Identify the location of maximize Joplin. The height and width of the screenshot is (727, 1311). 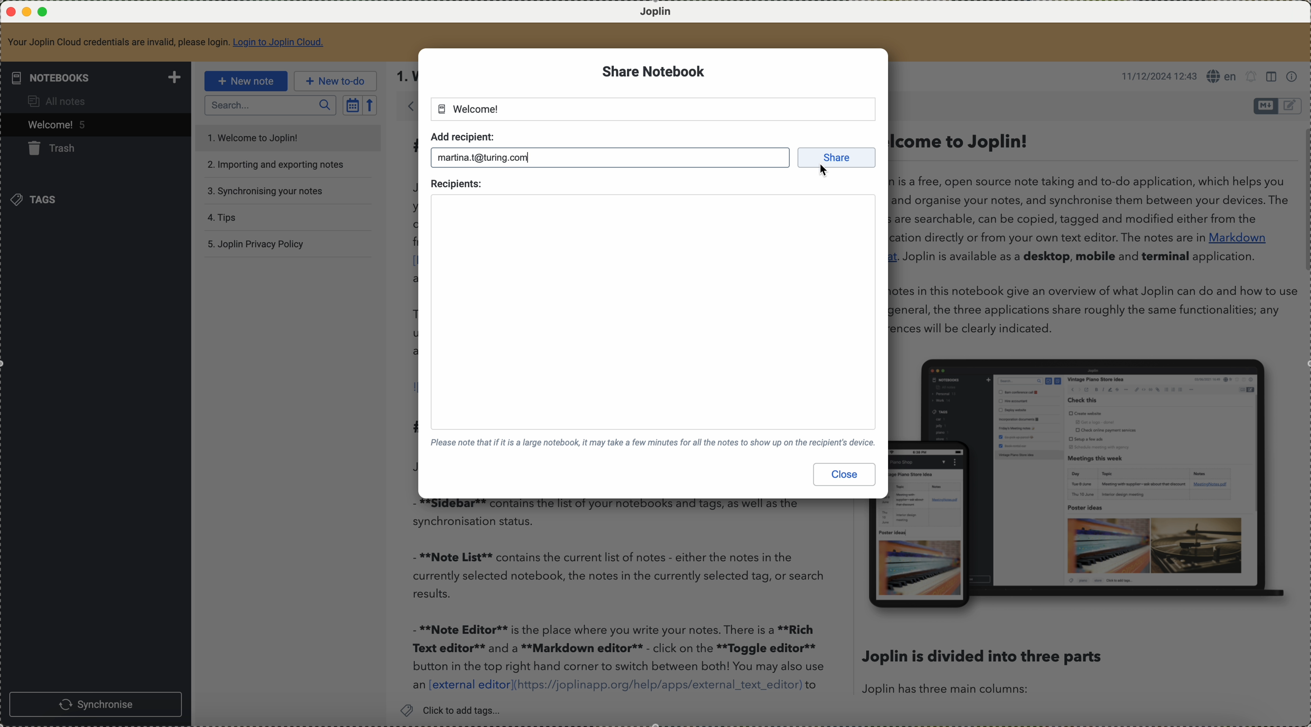
(45, 12).